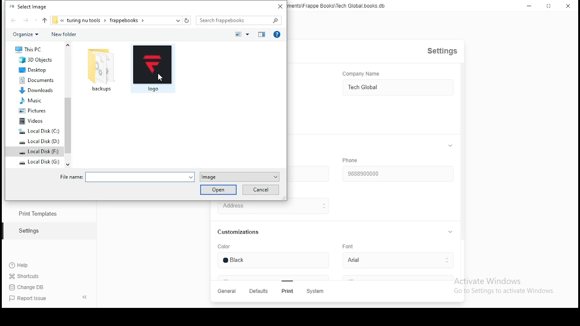  I want to click on Music , so click(34, 101).